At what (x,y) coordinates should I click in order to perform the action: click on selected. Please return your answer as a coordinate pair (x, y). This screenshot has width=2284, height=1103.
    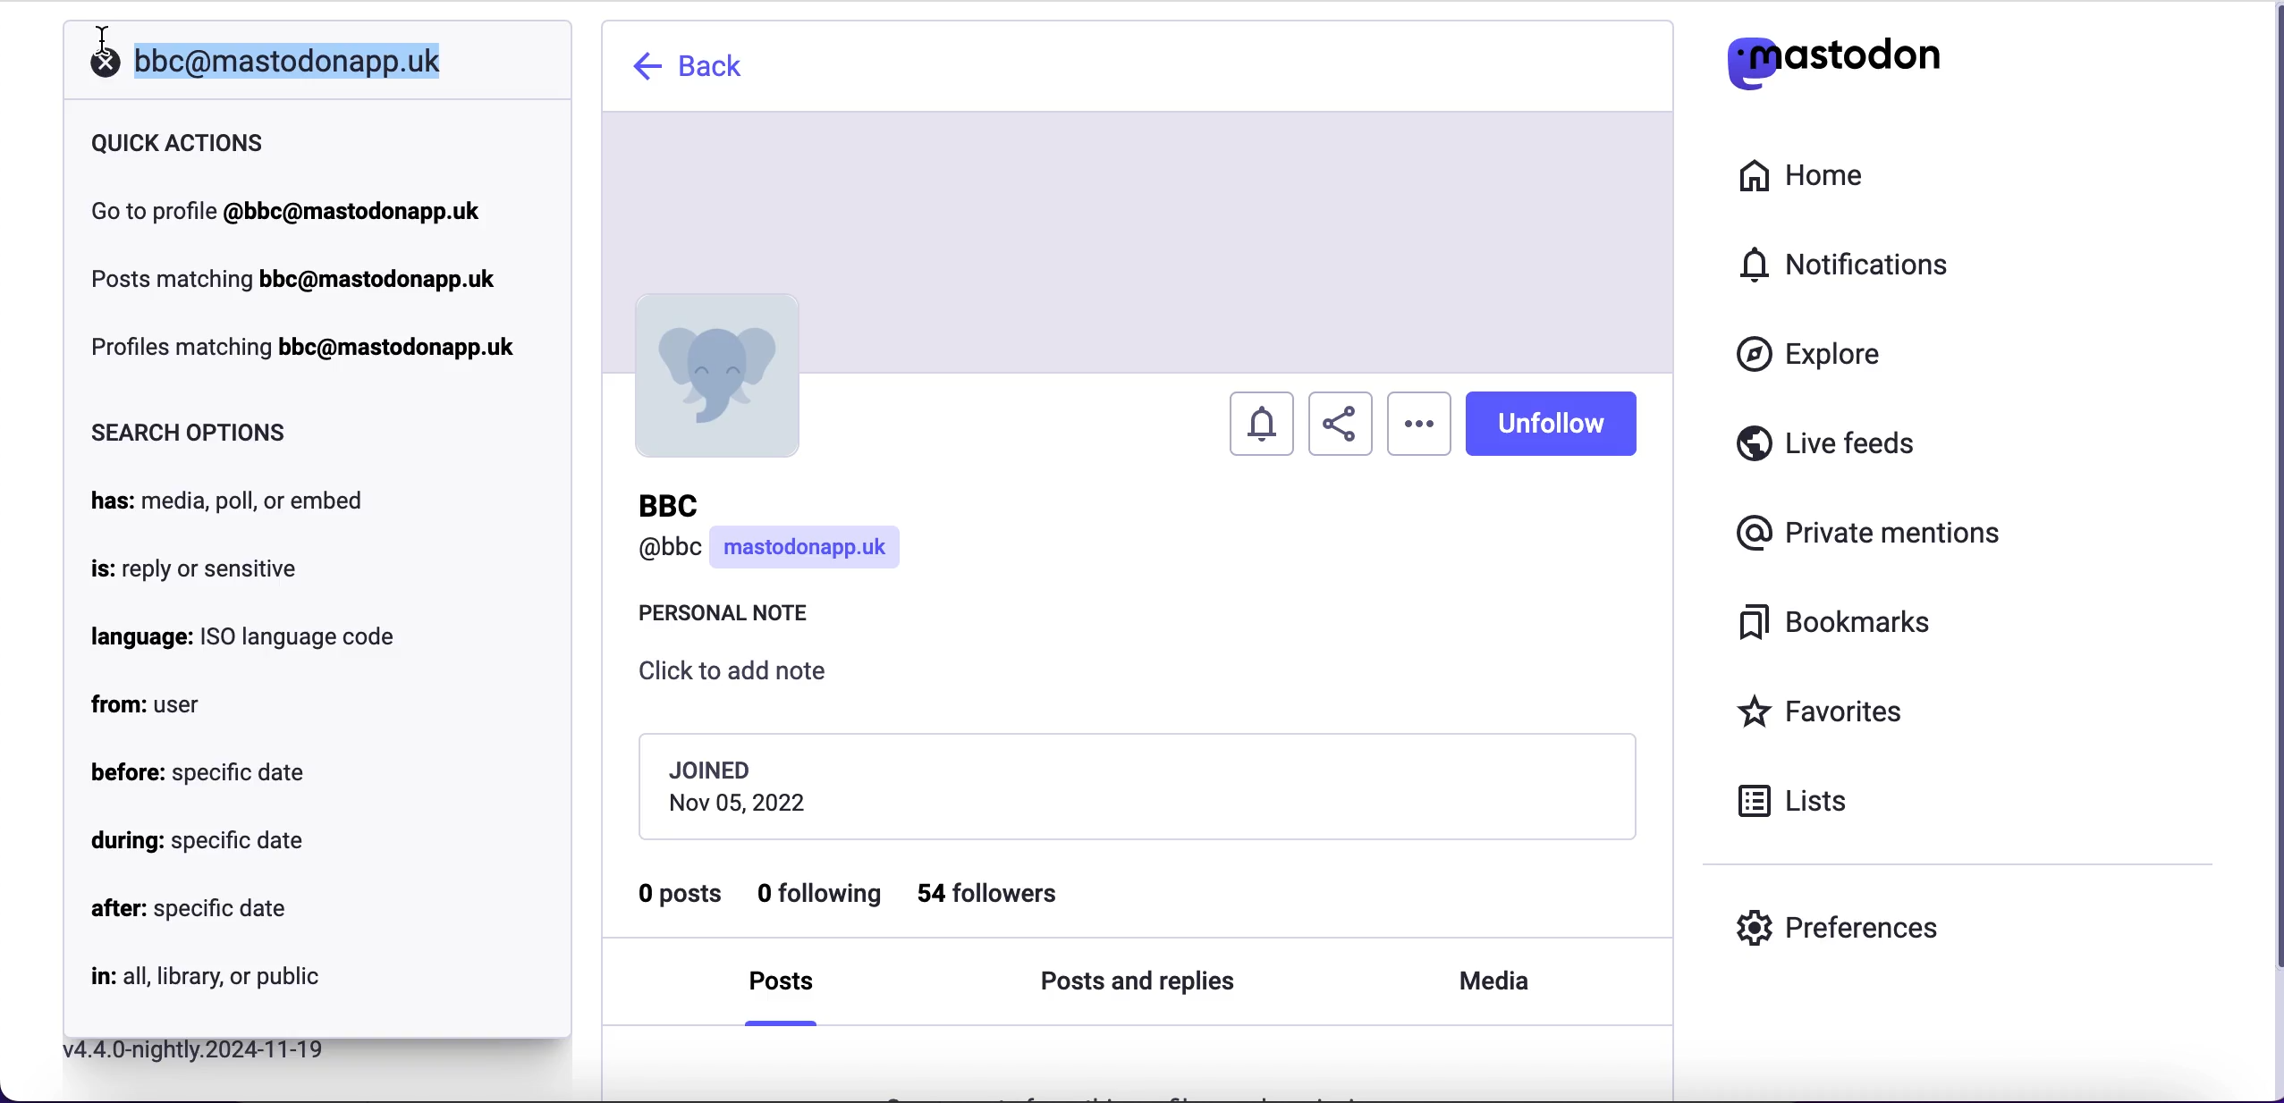
    Looking at the image, I should click on (284, 61).